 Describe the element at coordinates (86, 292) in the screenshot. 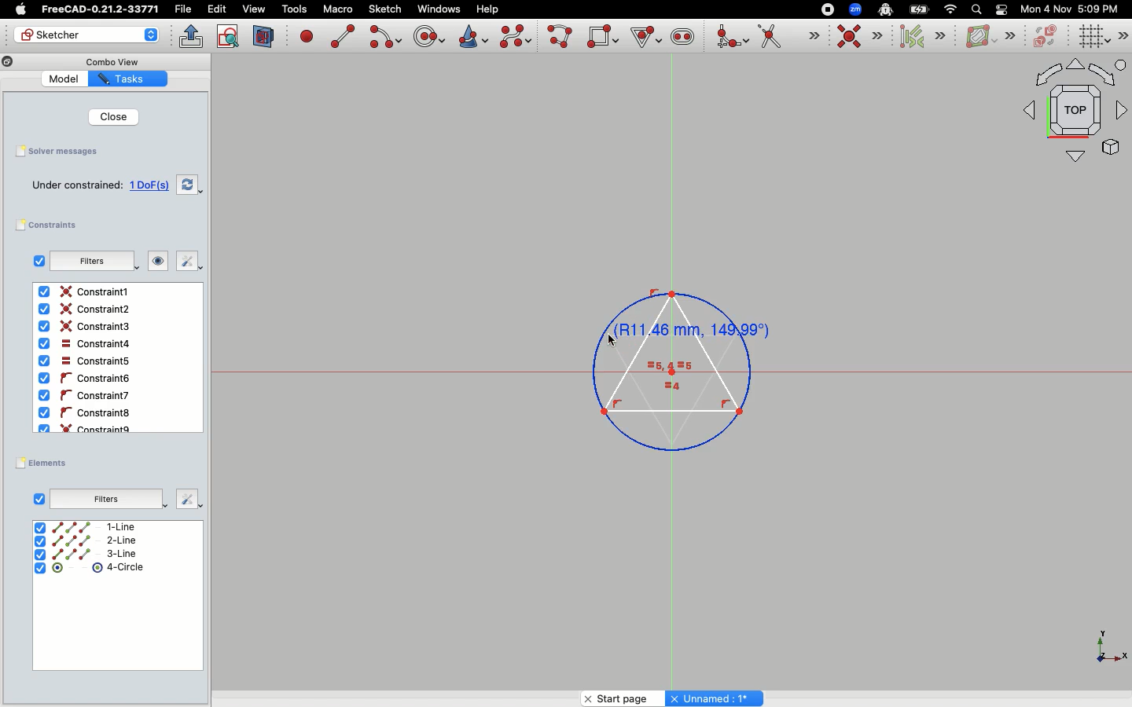

I see `Constraint1` at that location.